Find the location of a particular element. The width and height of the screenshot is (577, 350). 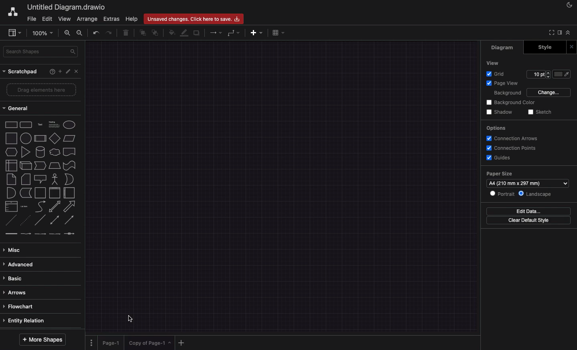

extras is located at coordinates (111, 18).